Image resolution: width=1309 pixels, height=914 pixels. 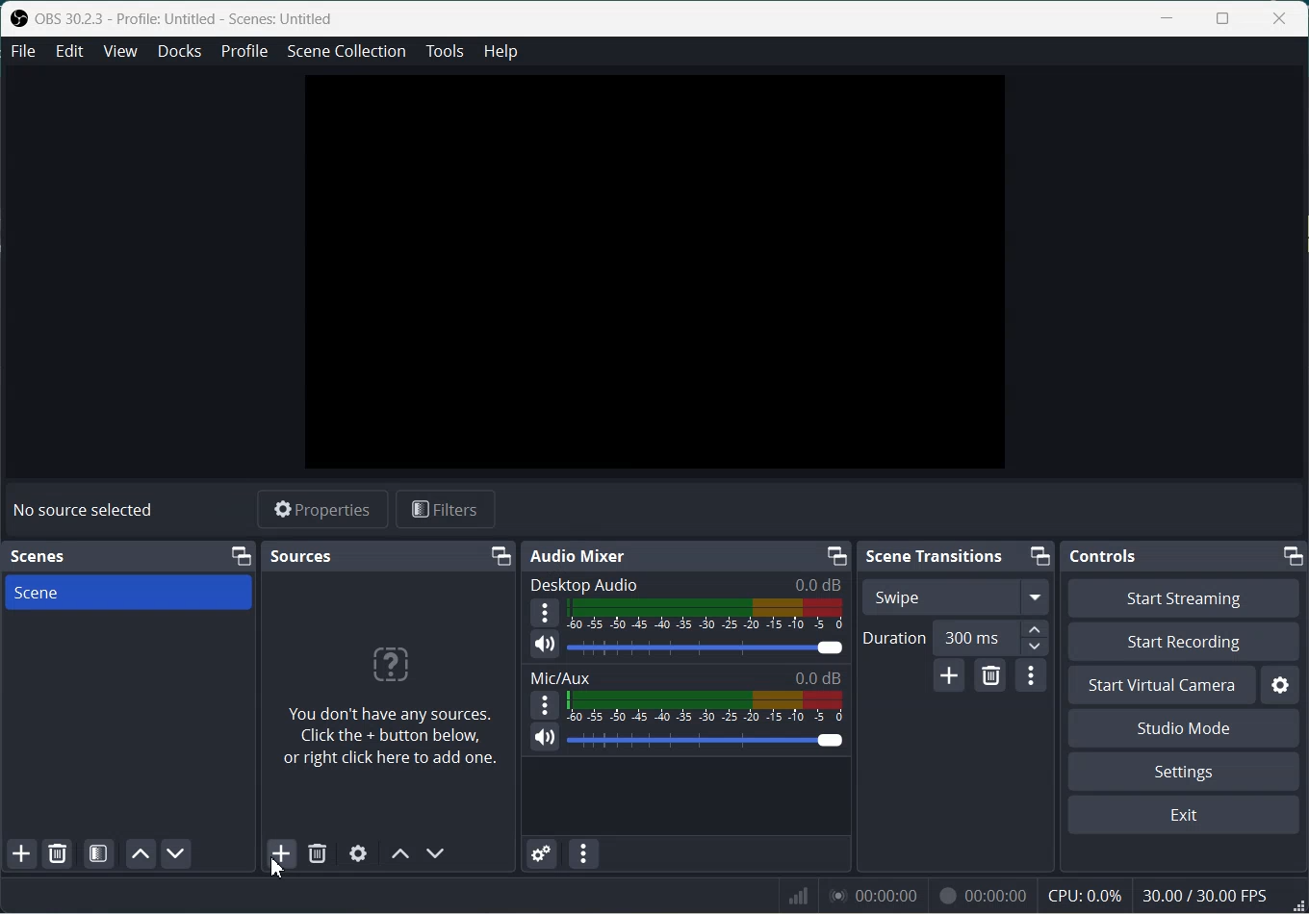 What do you see at coordinates (1207, 895) in the screenshot?
I see `30.00 / 30.00 FPS` at bounding box center [1207, 895].